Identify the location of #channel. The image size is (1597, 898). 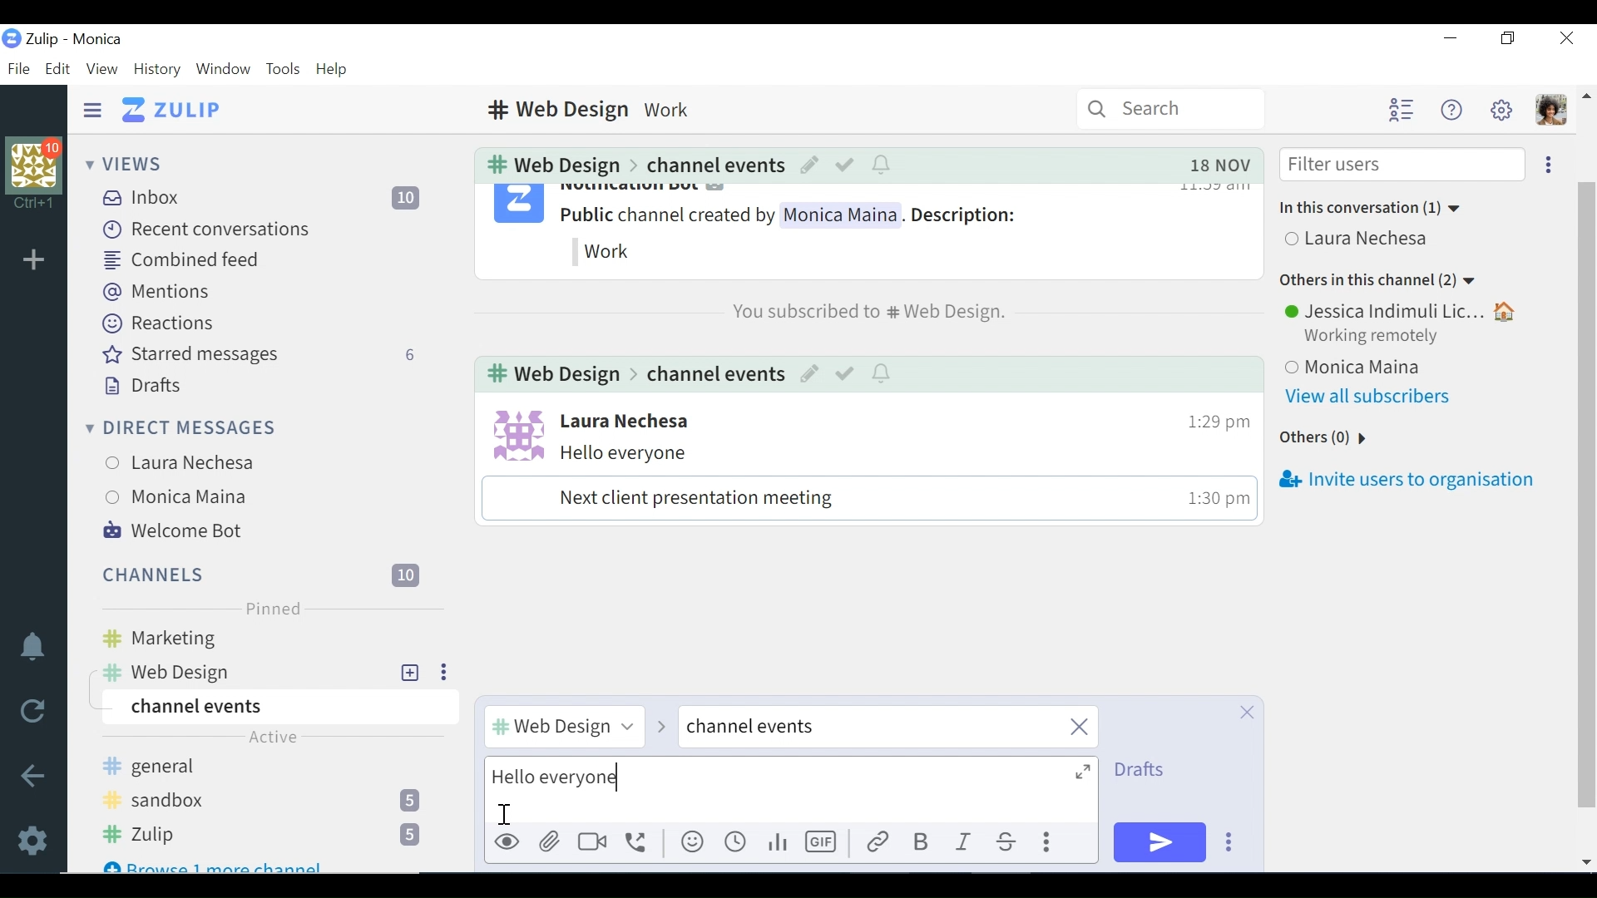
(561, 725).